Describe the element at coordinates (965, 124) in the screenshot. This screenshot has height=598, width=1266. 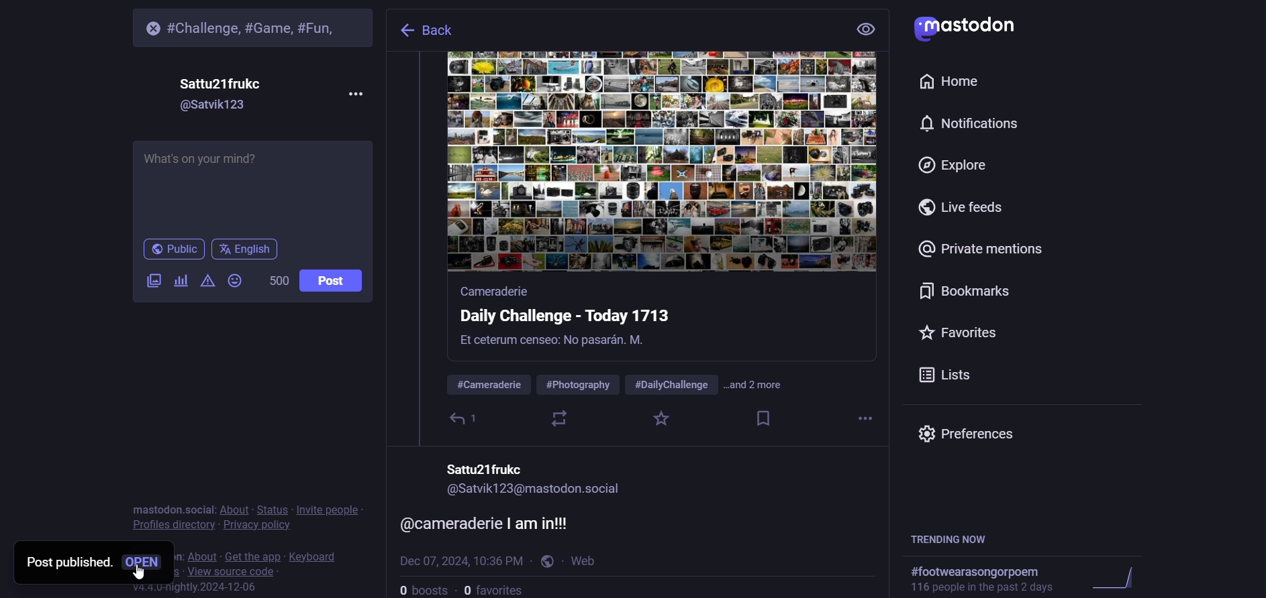
I see `notification` at that location.